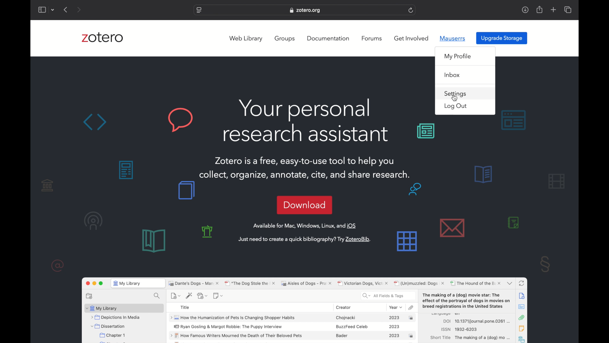 This screenshot has width=609, height=343. What do you see at coordinates (502, 38) in the screenshot?
I see `upgrade storage` at bounding box center [502, 38].